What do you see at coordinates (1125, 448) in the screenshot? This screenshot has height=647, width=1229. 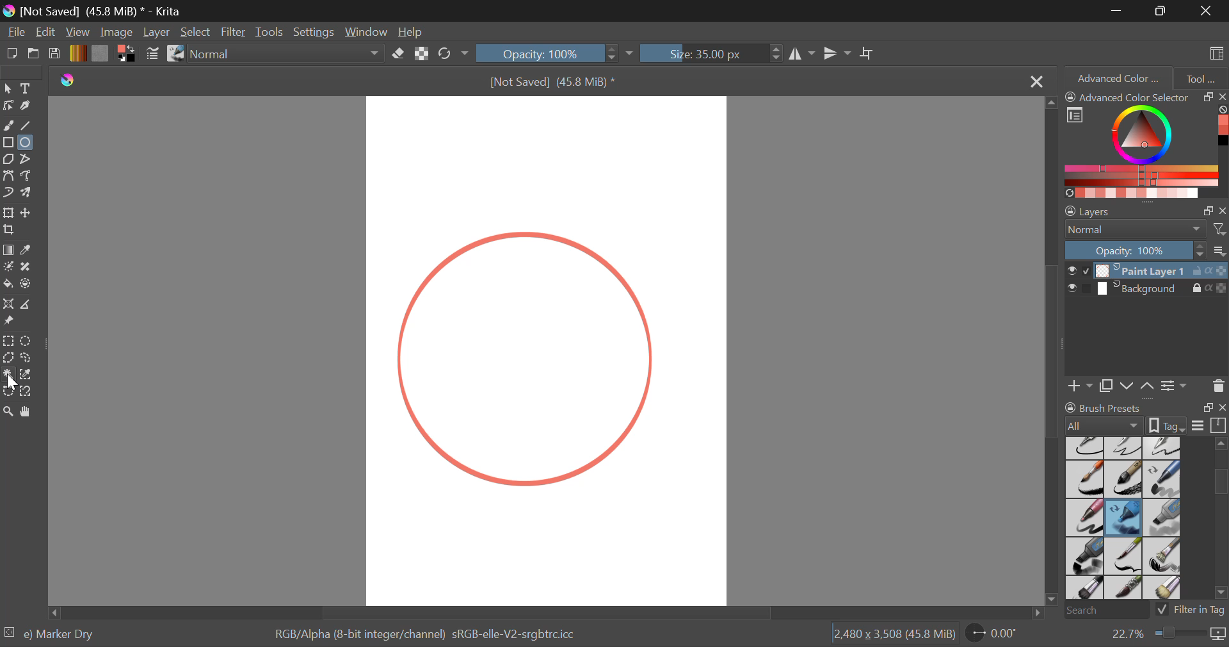 I see `Ink-3 Gpen` at bounding box center [1125, 448].